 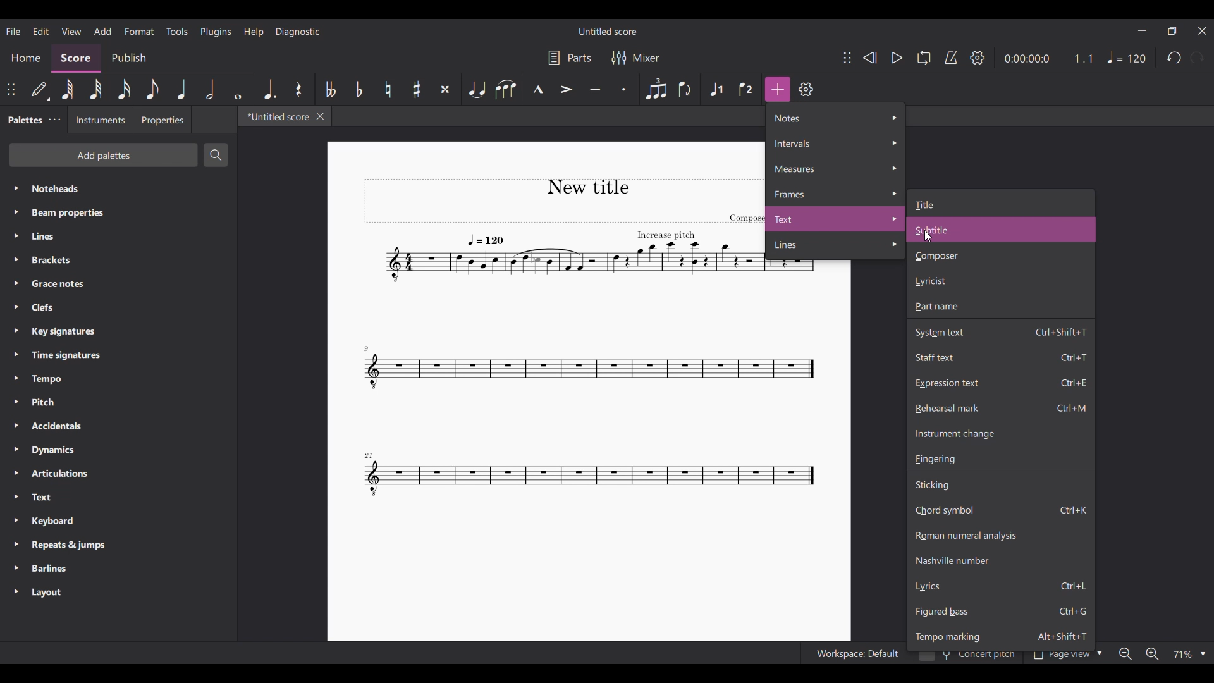 What do you see at coordinates (1125, 653) in the screenshot?
I see `Zoom out` at bounding box center [1125, 653].